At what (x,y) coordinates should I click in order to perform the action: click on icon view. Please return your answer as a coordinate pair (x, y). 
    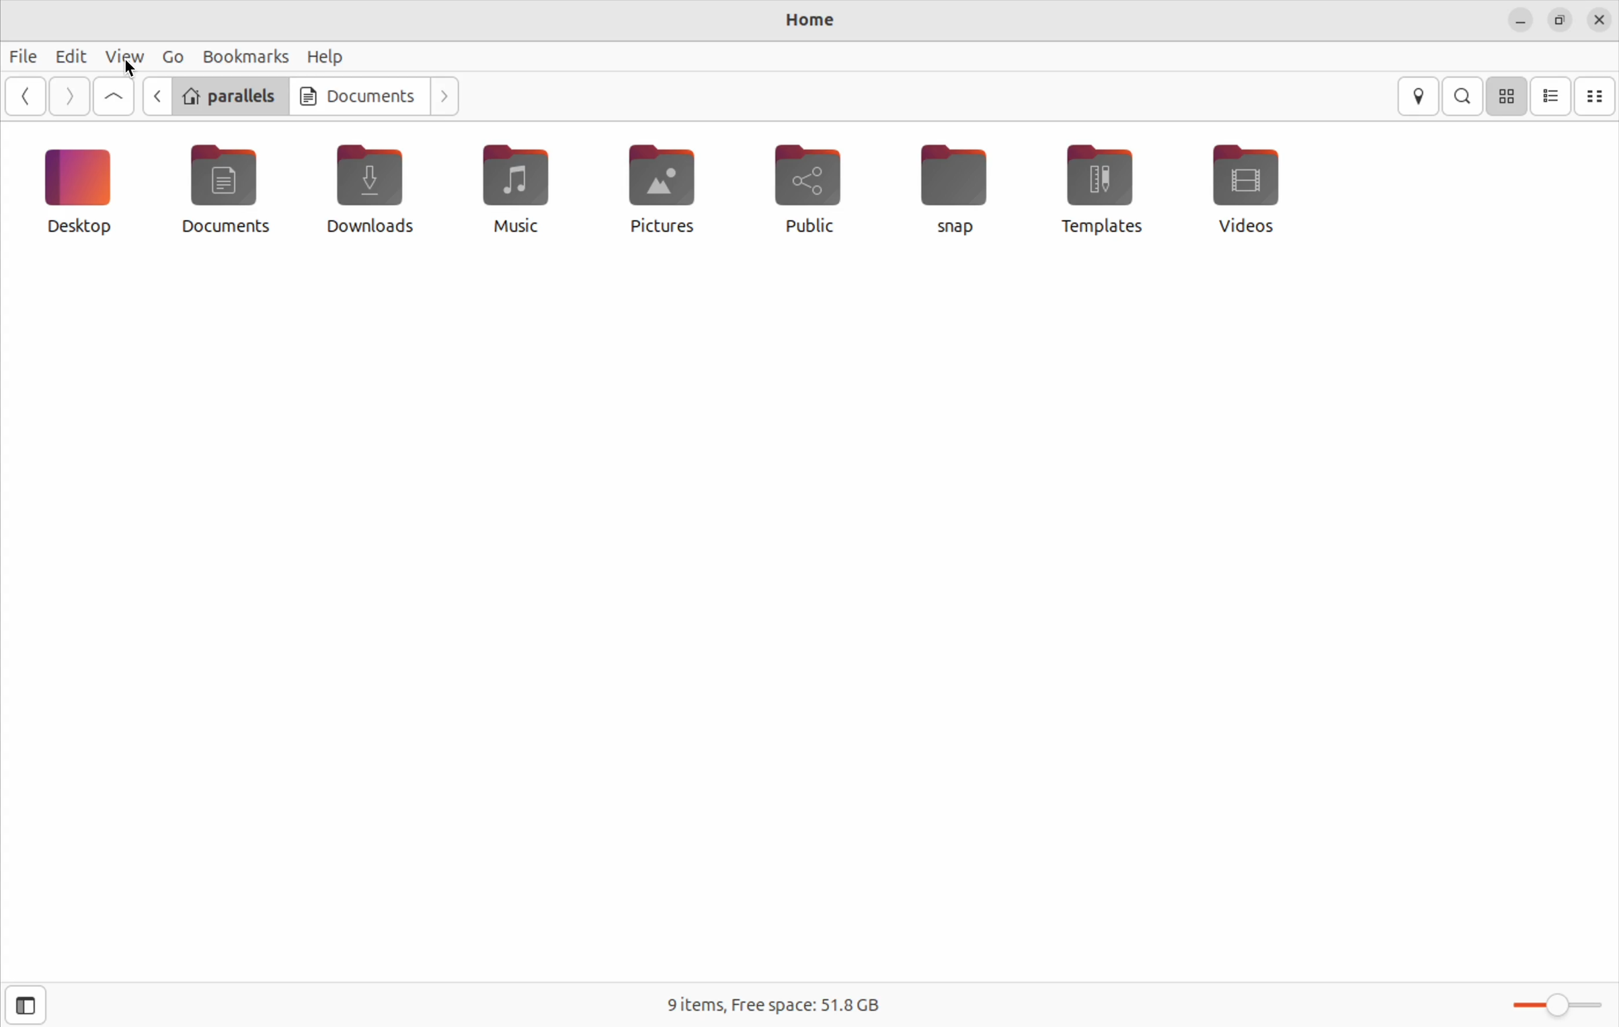
    Looking at the image, I should click on (1506, 98).